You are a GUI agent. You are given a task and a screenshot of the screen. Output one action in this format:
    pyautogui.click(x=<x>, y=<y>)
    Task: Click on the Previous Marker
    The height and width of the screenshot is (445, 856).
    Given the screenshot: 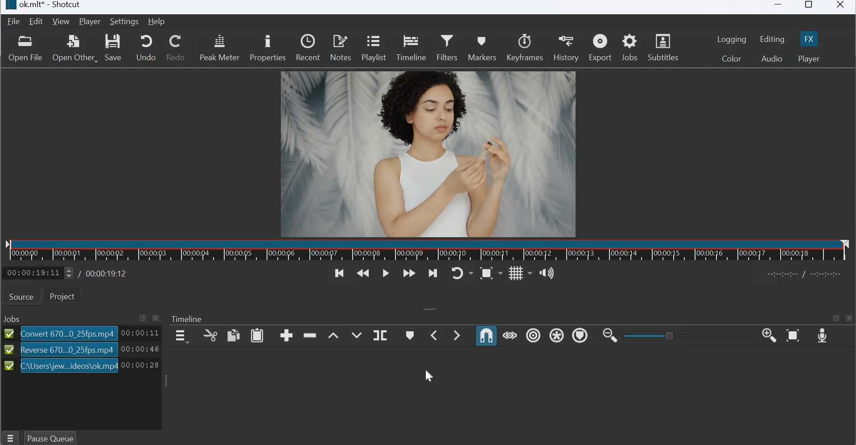 What is the action you would take?
    pyautogui.click(x=434, y=335)
    